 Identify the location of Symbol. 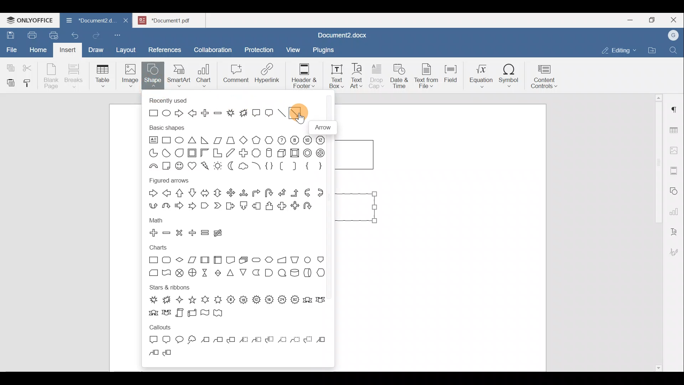
(509, 78).